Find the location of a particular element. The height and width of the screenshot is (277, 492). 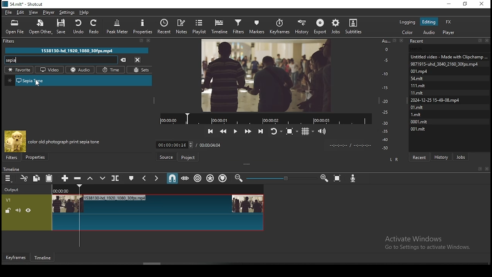

previous marker is located at coordinates (144, 178).